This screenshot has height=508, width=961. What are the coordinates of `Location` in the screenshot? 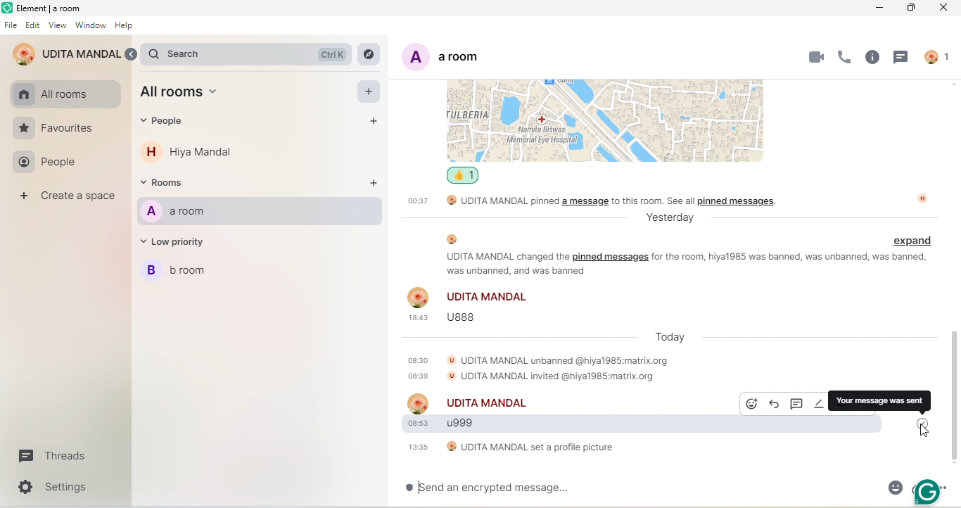 It's located at (607, 122).